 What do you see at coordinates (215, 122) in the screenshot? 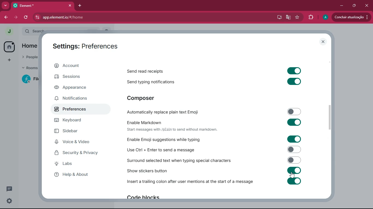
I see `Enable Markdown` at bounding box center [215, 122].